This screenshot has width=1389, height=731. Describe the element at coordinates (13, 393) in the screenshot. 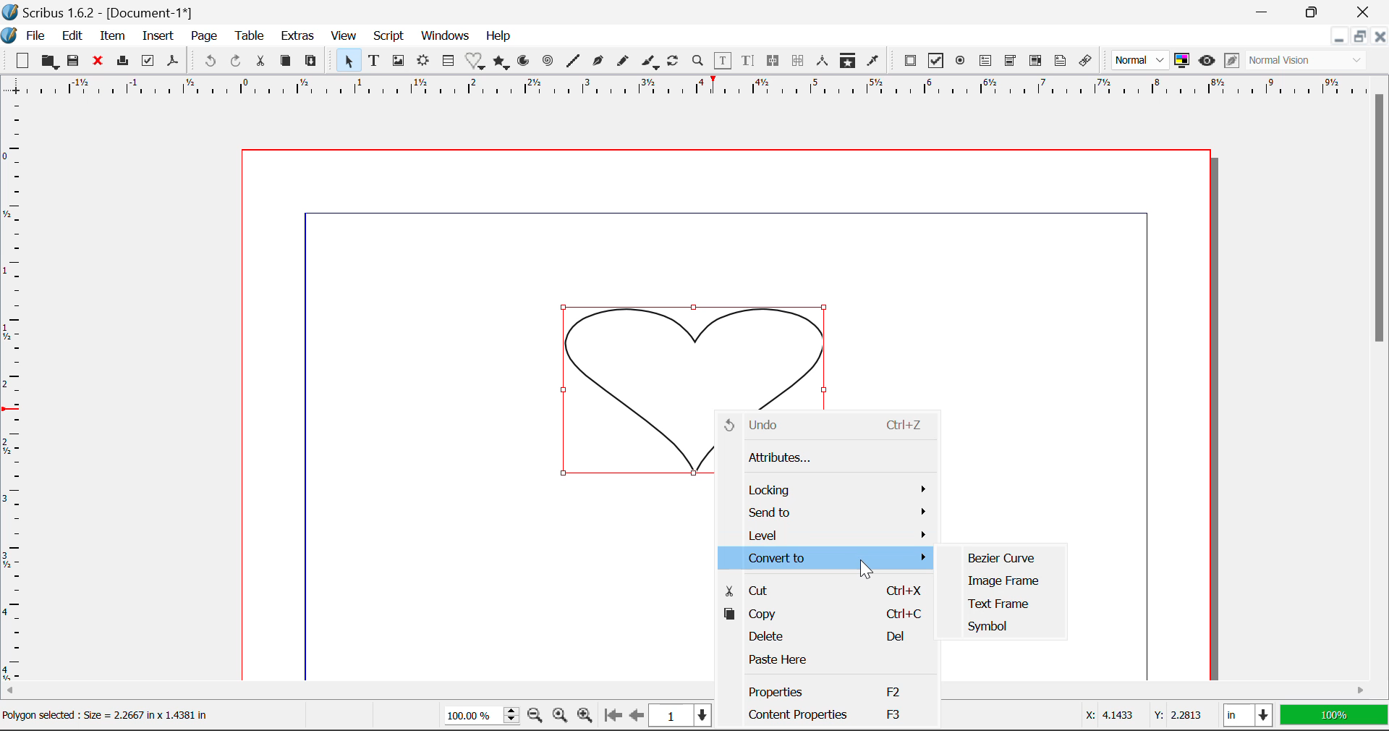

I see `Horizontal Page Margins` at that location.